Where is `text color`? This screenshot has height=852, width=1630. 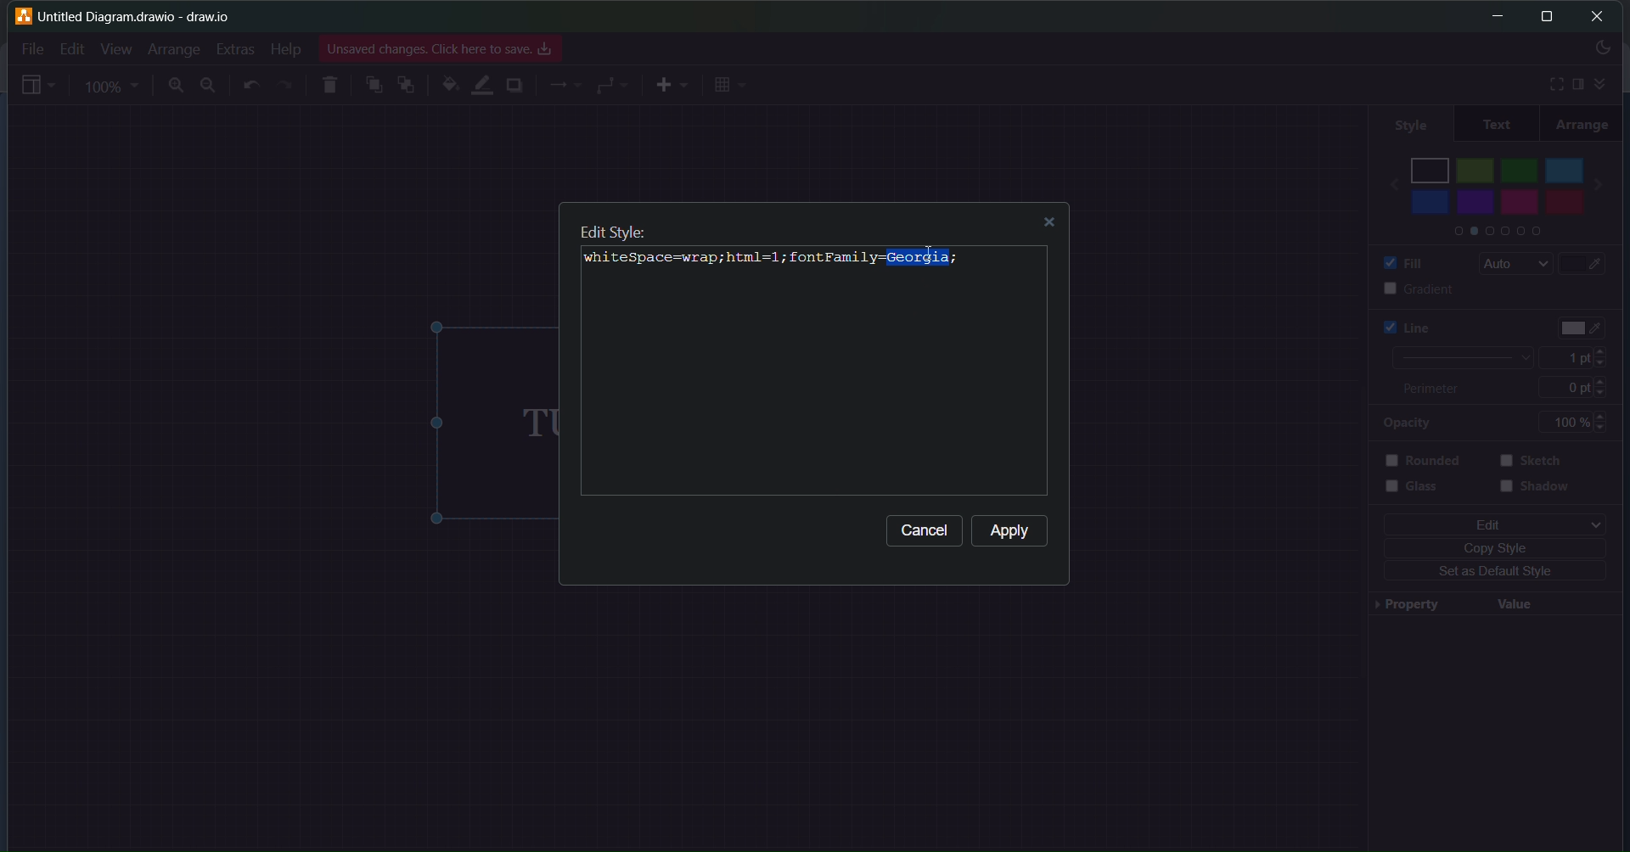
text color is located at coordinates (1584, 323).